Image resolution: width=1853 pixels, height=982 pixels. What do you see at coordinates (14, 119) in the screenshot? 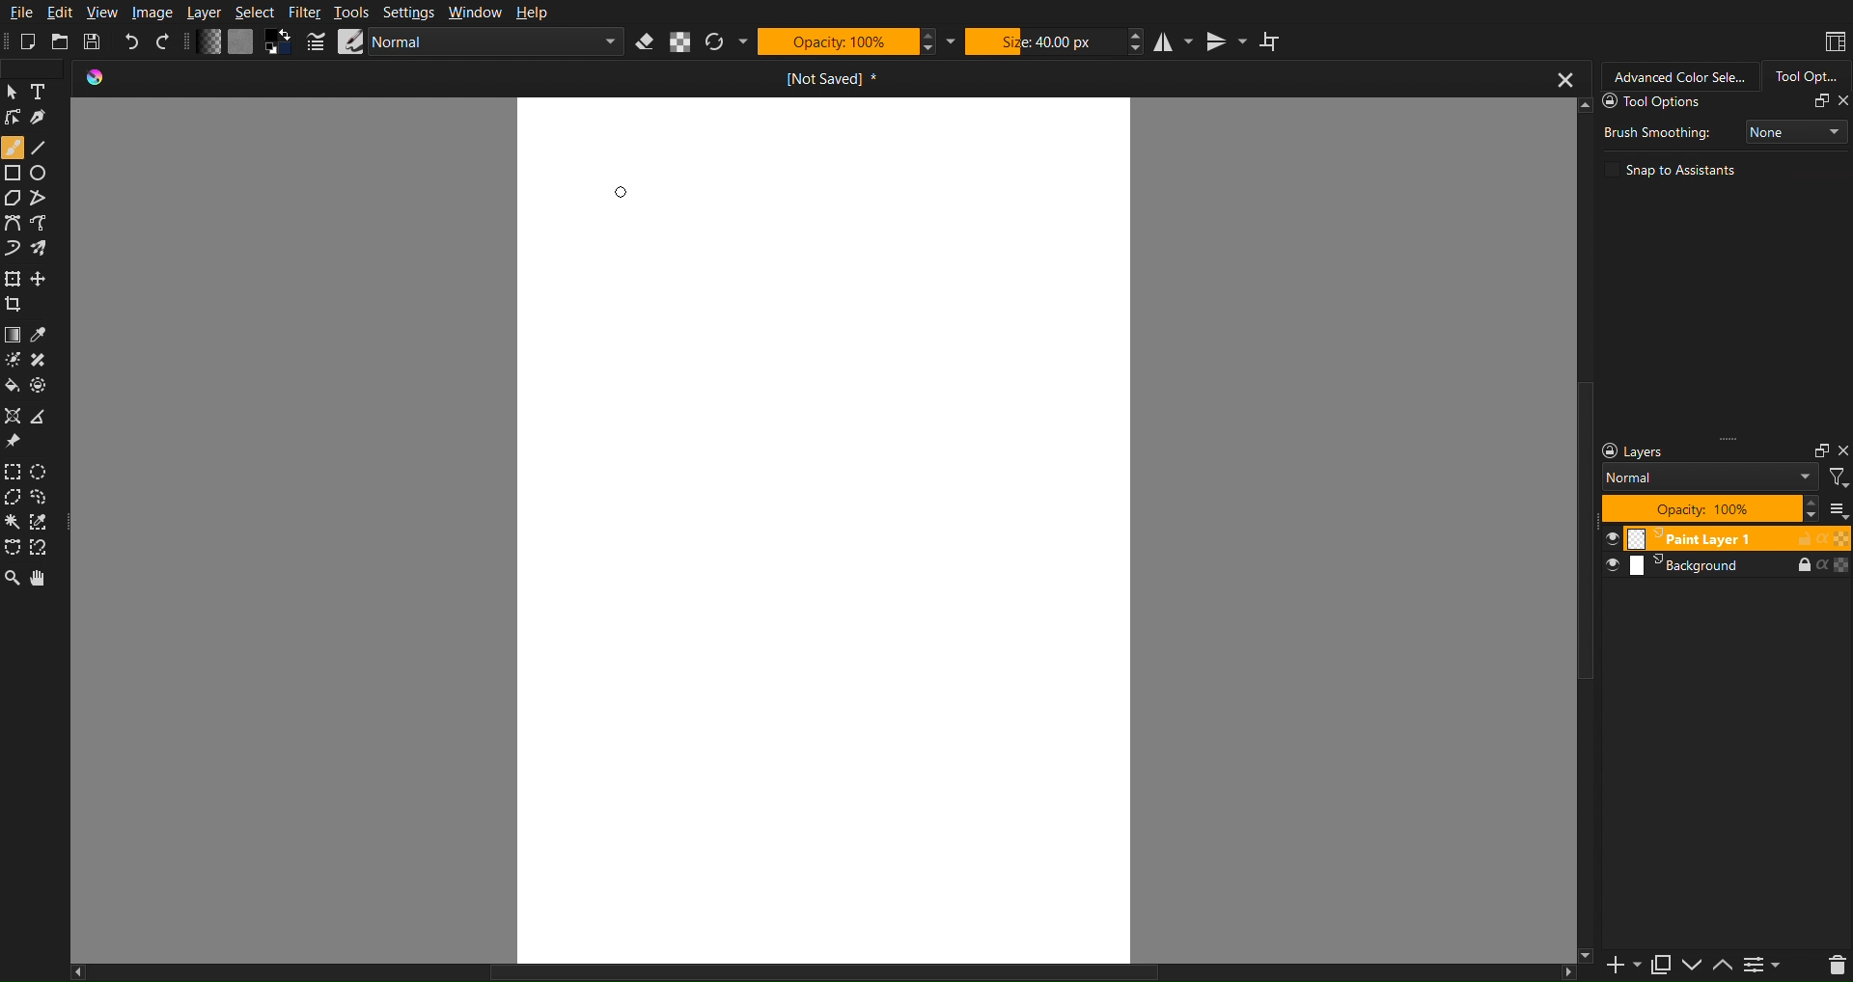
I see `Linework` at bounding box center [14, 119].